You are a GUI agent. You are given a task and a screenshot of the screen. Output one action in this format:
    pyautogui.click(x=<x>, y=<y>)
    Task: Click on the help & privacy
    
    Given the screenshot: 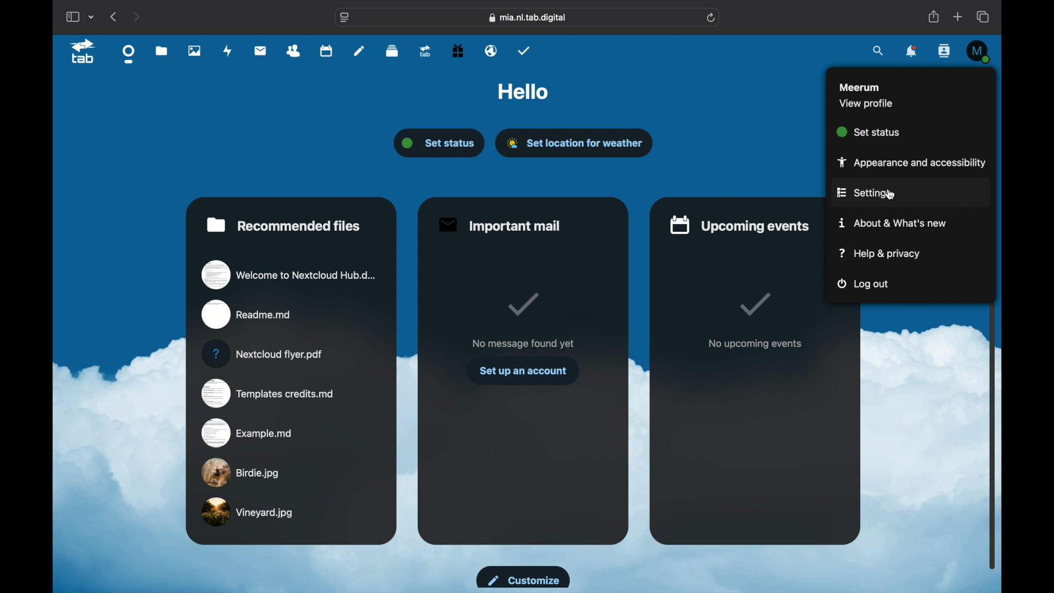 What is the action you would take?
    pyautogui.click(x=879, y=253)
    